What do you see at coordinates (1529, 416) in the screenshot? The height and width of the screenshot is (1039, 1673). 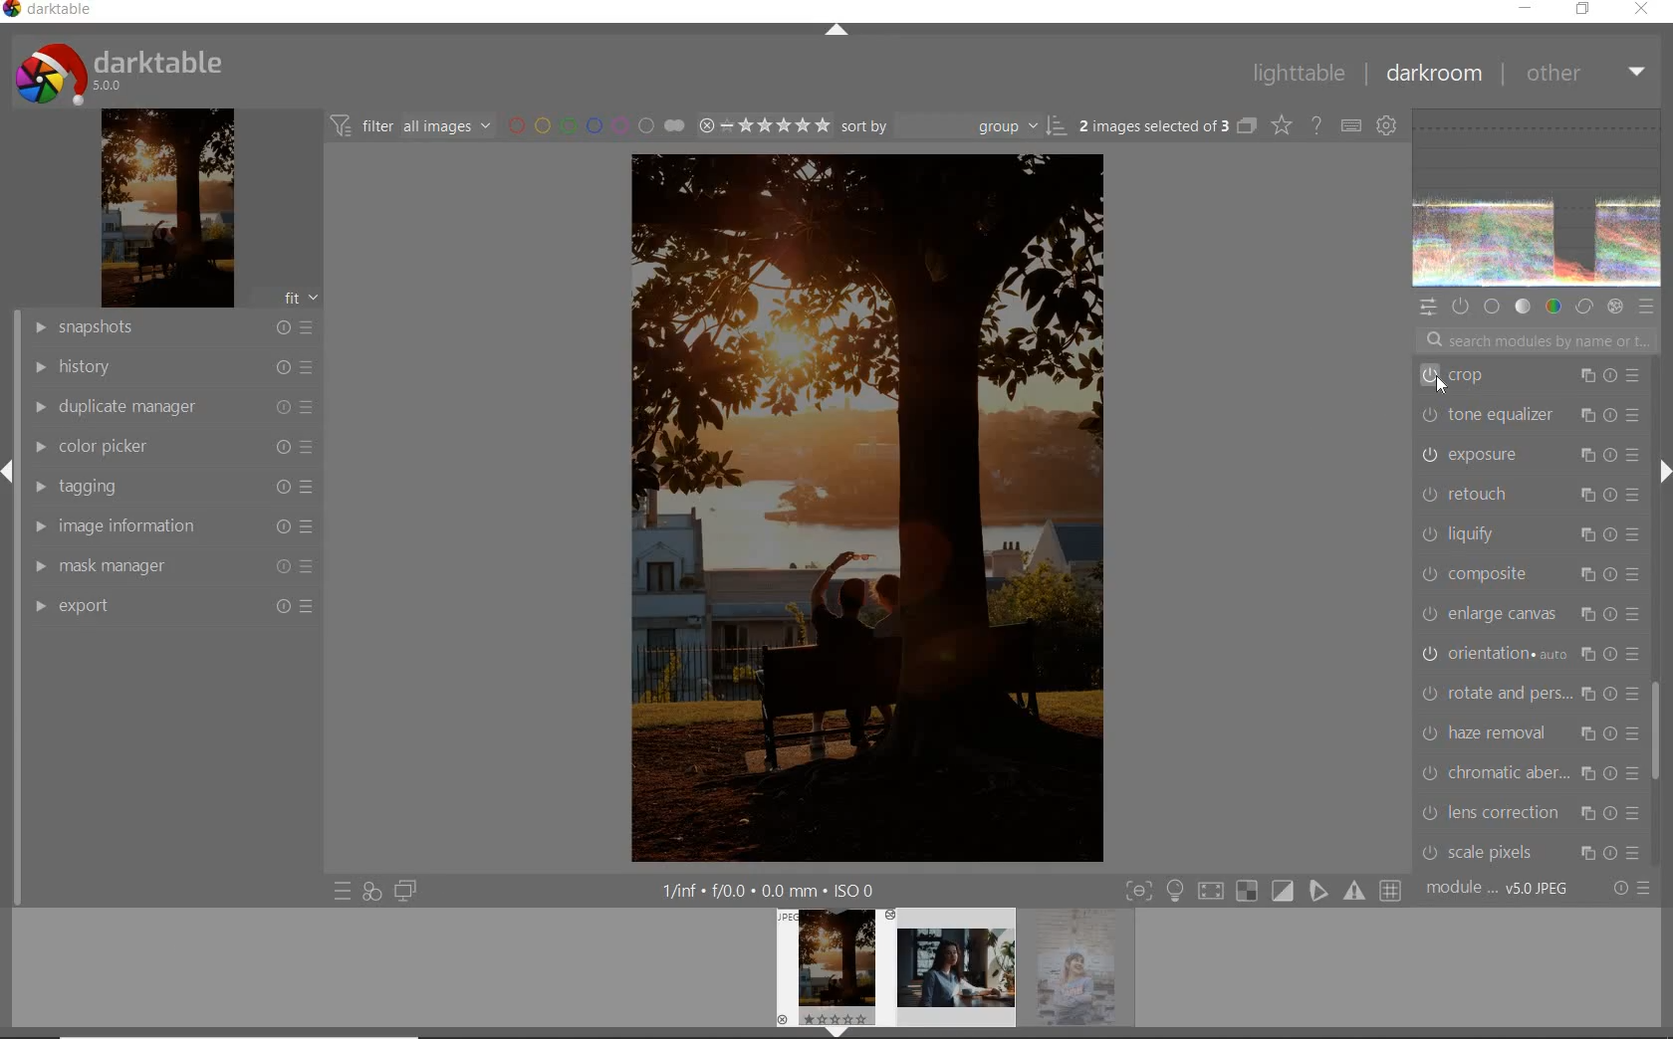 I see `tone equalizer` at bounding box center [1529, 416].